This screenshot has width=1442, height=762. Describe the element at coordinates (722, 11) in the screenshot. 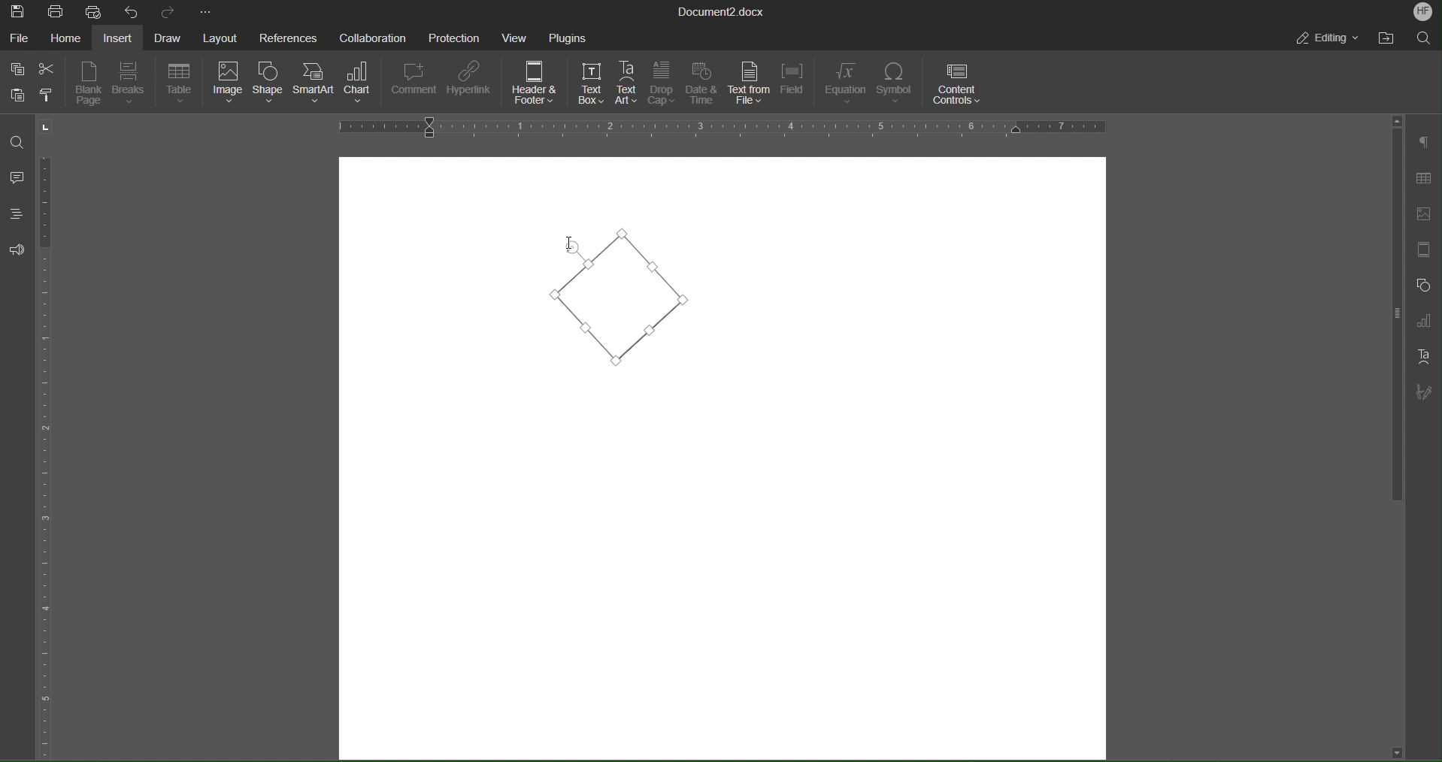

I see `Document Title` at that location.